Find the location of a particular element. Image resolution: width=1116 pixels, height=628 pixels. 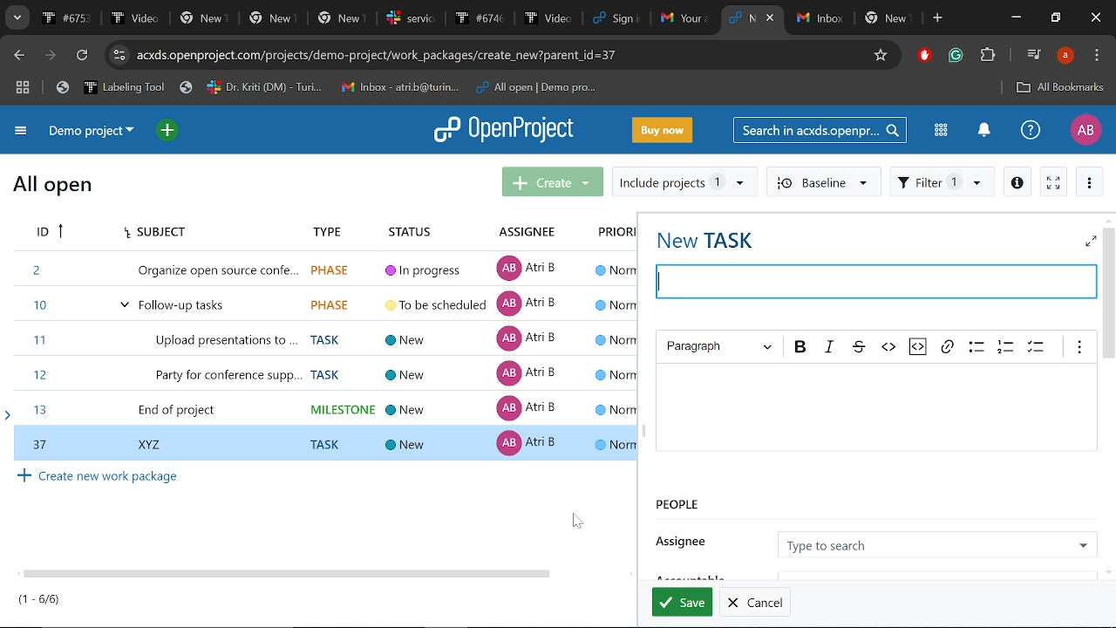

Current project is located at coordinates (96, 132).